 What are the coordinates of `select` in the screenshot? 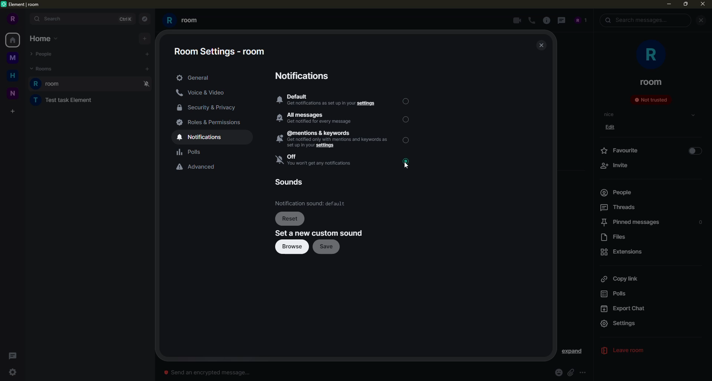 It's located at (693, 115).